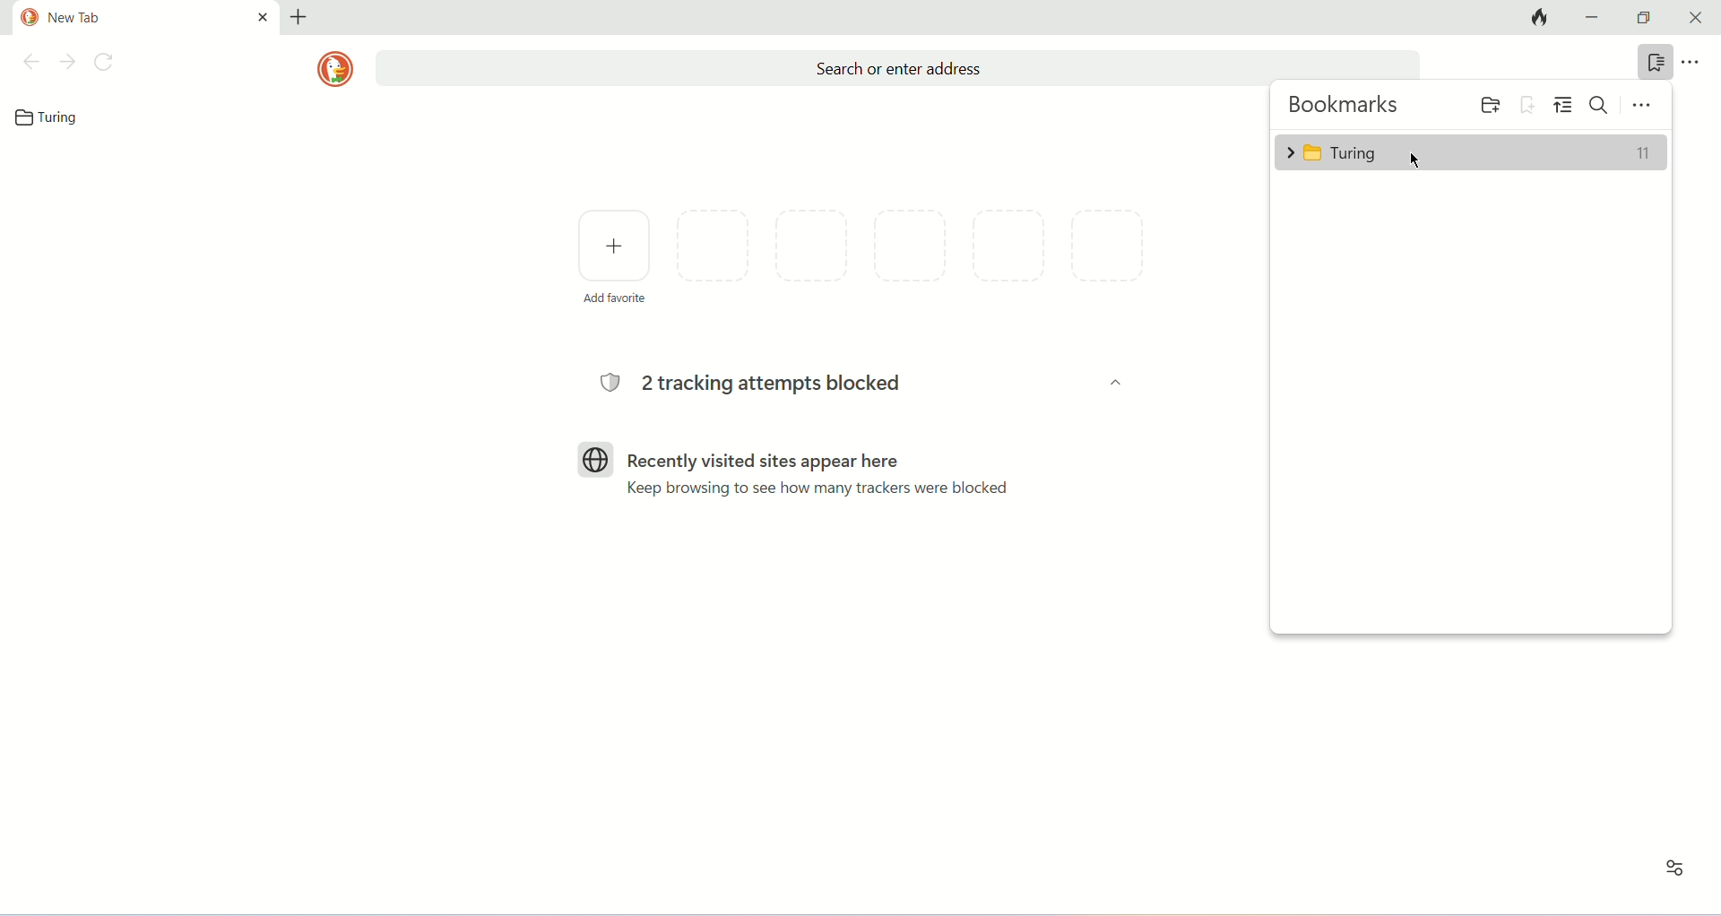 The height and width of the screenshot is (916, 1721). What do you see at coordinates (826, 472) in the screenshot?
I see `Recently visited sites appear here
Keep browsing to see how many trackers were blocked` at bounding box center [826, 472].